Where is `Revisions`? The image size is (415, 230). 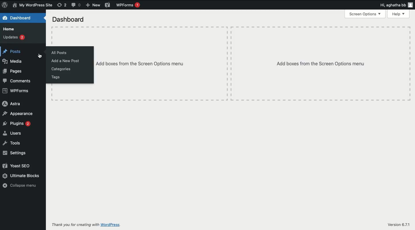
Revisions is located at coordinates (62, 5).